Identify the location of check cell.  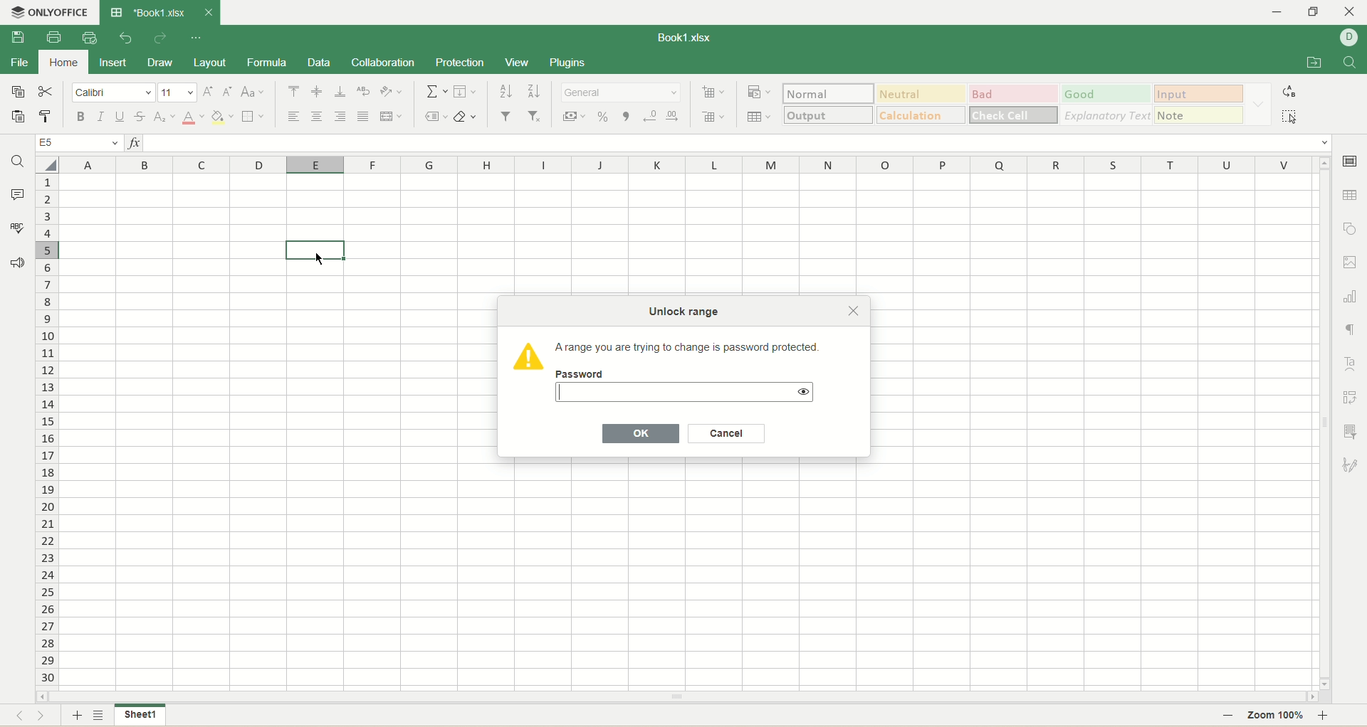
(1013, 115).